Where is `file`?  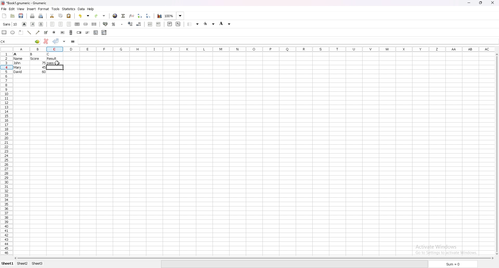
file is located at coordinates (4, 9).